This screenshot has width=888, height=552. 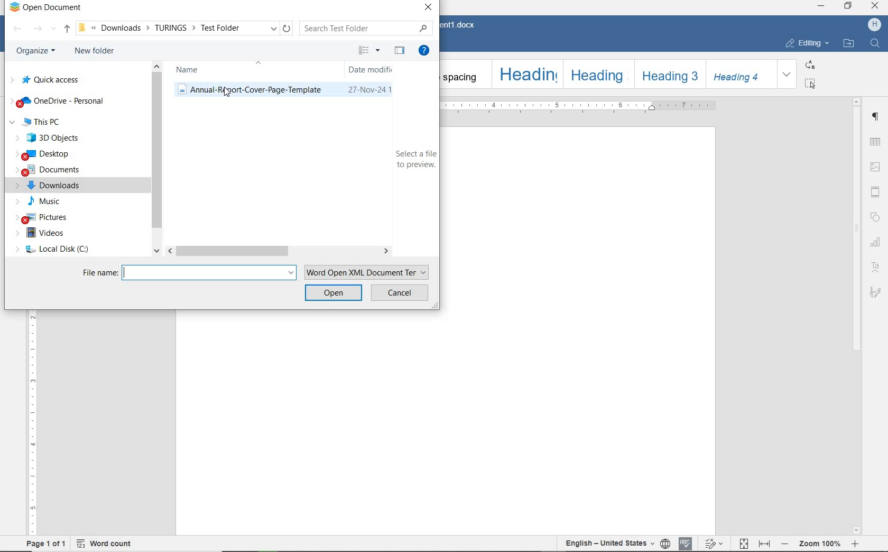 I want to click on shape, so click(x=876, y=217).